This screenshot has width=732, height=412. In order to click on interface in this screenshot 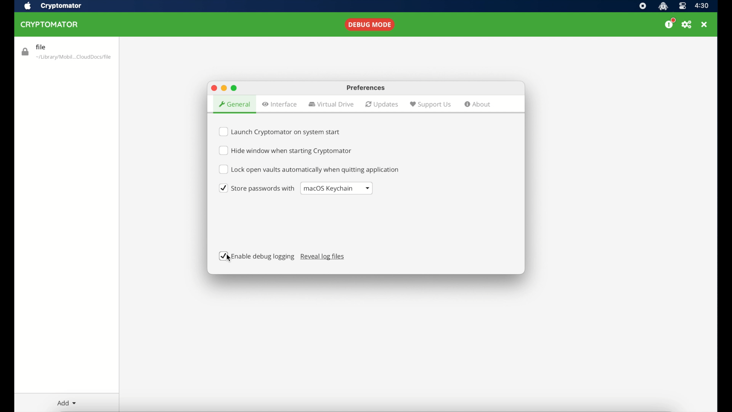, I will do `click(280, 105)`.